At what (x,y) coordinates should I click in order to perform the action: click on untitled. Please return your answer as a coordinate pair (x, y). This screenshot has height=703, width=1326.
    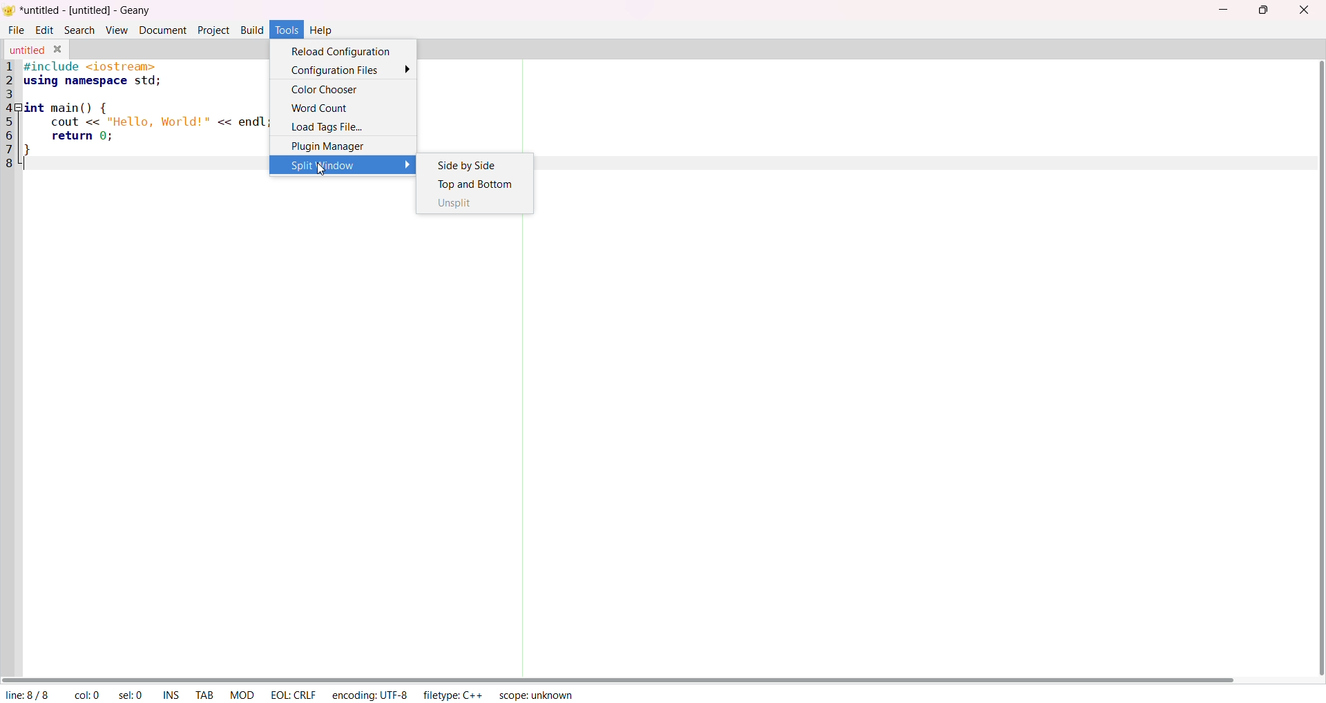
    Looking at the image, I should click on (26, 50).